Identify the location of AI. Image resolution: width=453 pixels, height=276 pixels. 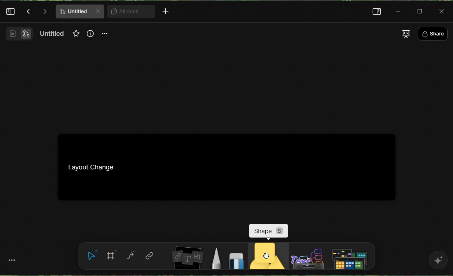
(439, 260).